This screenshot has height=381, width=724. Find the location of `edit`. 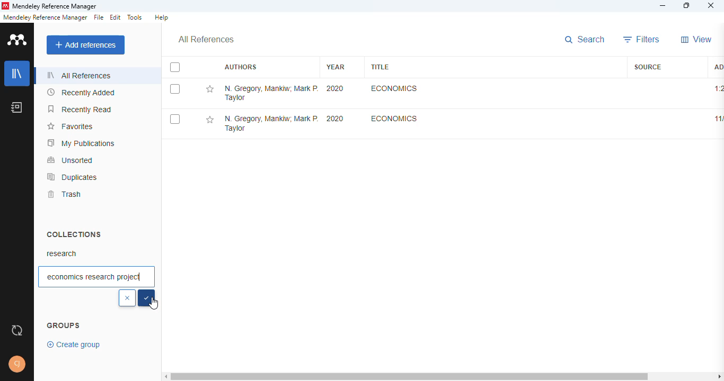

edit is located at coordinates (116, 17).